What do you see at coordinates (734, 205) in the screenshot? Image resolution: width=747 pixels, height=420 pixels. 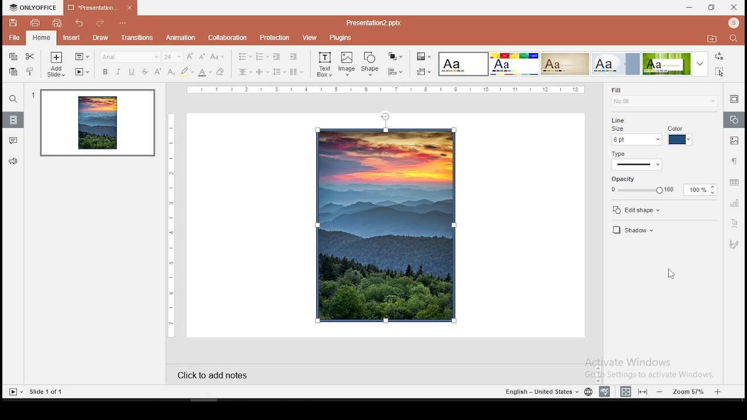 I see `chart settings` at bounding box center [734, 205].